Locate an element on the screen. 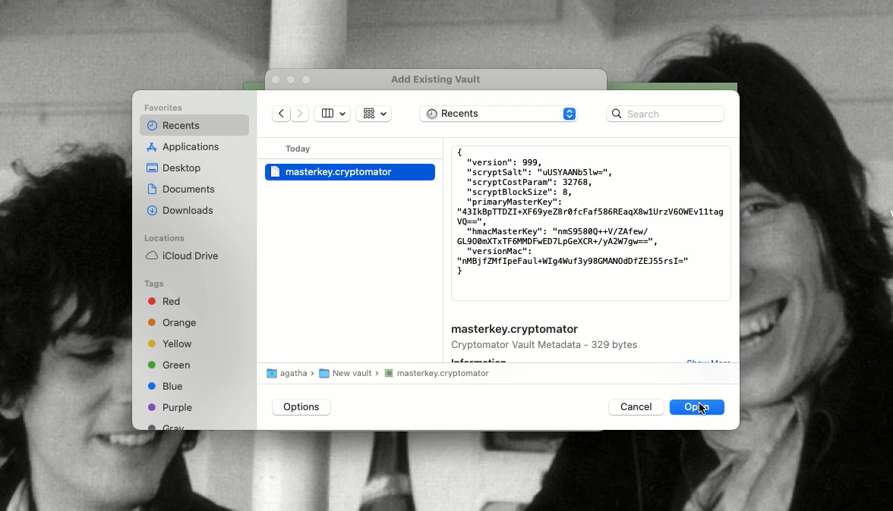 The width and height of the screenshot is (893, 511). {80 agatha > [8 New vault > I masterkey.cryptomator is located at coordinates (382, 375).